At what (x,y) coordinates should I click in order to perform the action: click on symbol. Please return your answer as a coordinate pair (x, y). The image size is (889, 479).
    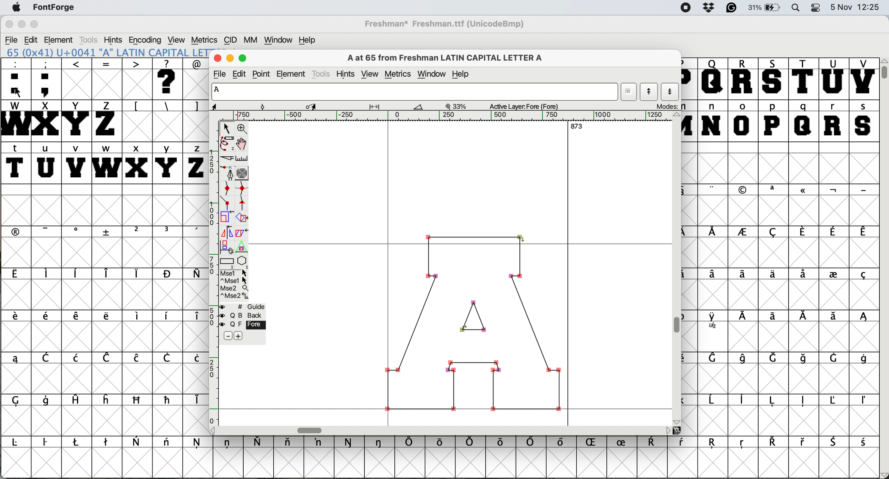
    Looking at the image, I should click on (774, 401).